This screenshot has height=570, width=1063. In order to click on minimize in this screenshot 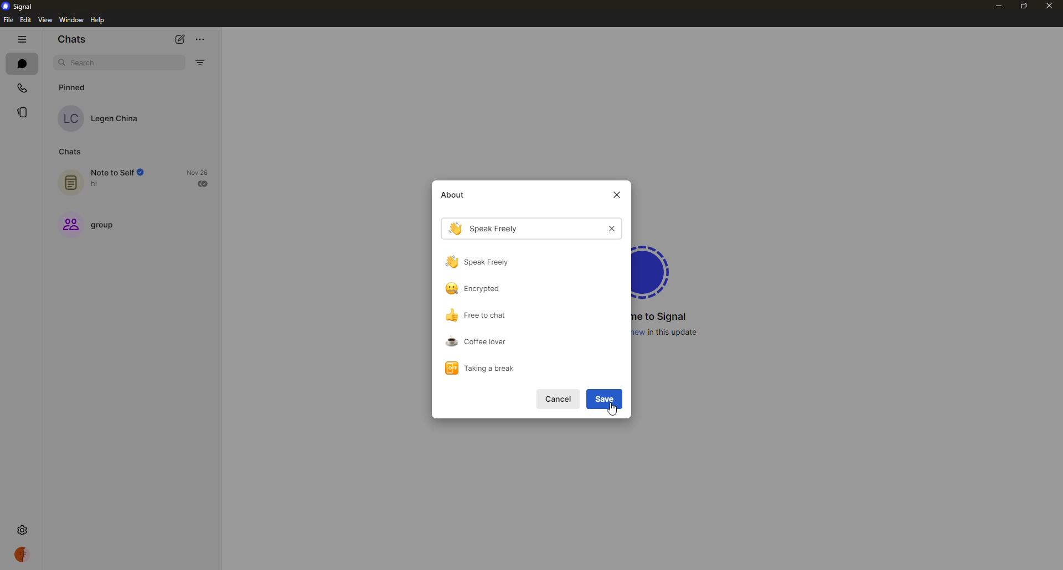, I will do `click(995, 7)`.